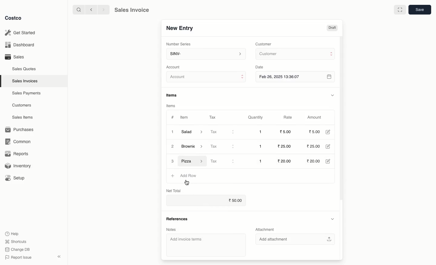 The height and width of the screenshot is (265, 436). What do you see at coordinates (172, 191) in the screenshot?
I see `Net Total` at bounding box center [172, 191].